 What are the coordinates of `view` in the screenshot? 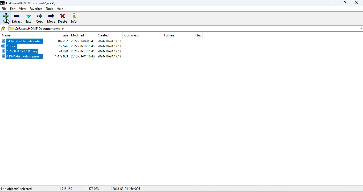 It's located at (22, 9).